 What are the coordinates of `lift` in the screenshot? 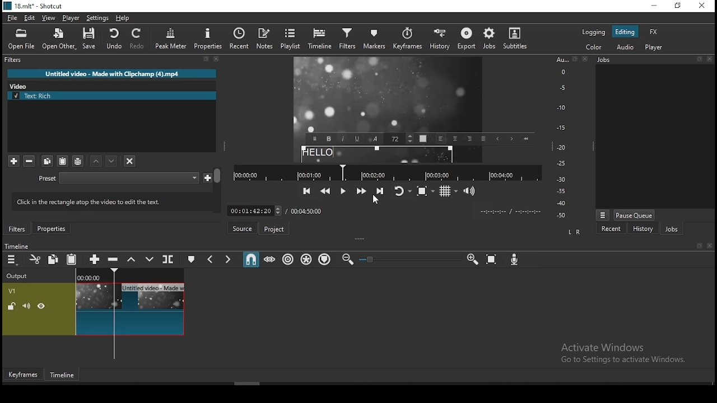 It's located at (132, 259).